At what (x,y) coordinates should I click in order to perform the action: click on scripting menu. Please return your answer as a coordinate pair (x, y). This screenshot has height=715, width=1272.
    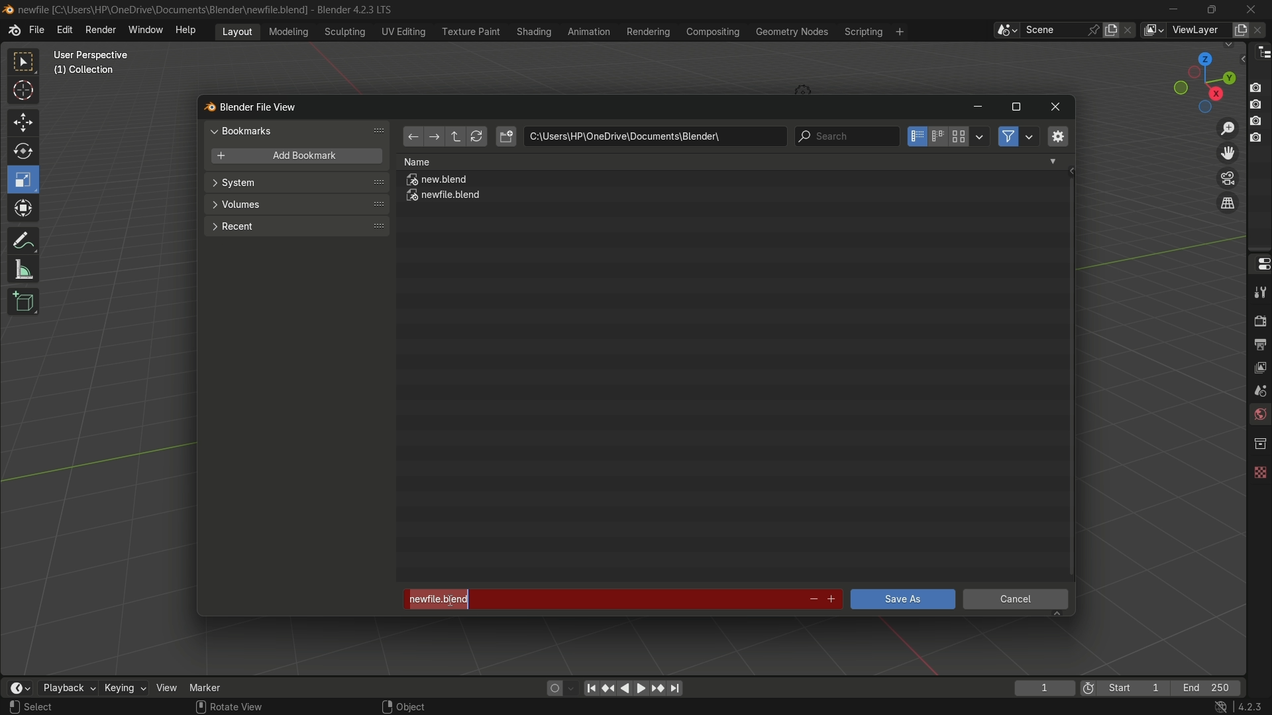
    Looking at the image, I should click on (862, 32).